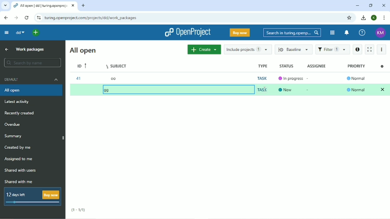 The width and height of the screenshot is (390, 219). Describe the element at coordinates (30, 50) in the screenshot. I see `Work packages` at that location.